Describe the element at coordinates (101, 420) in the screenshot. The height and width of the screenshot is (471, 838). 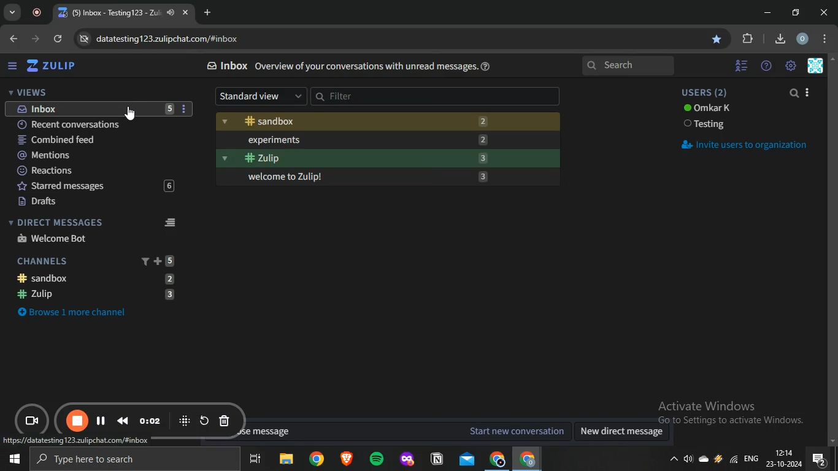
I see `play recording` at that location.